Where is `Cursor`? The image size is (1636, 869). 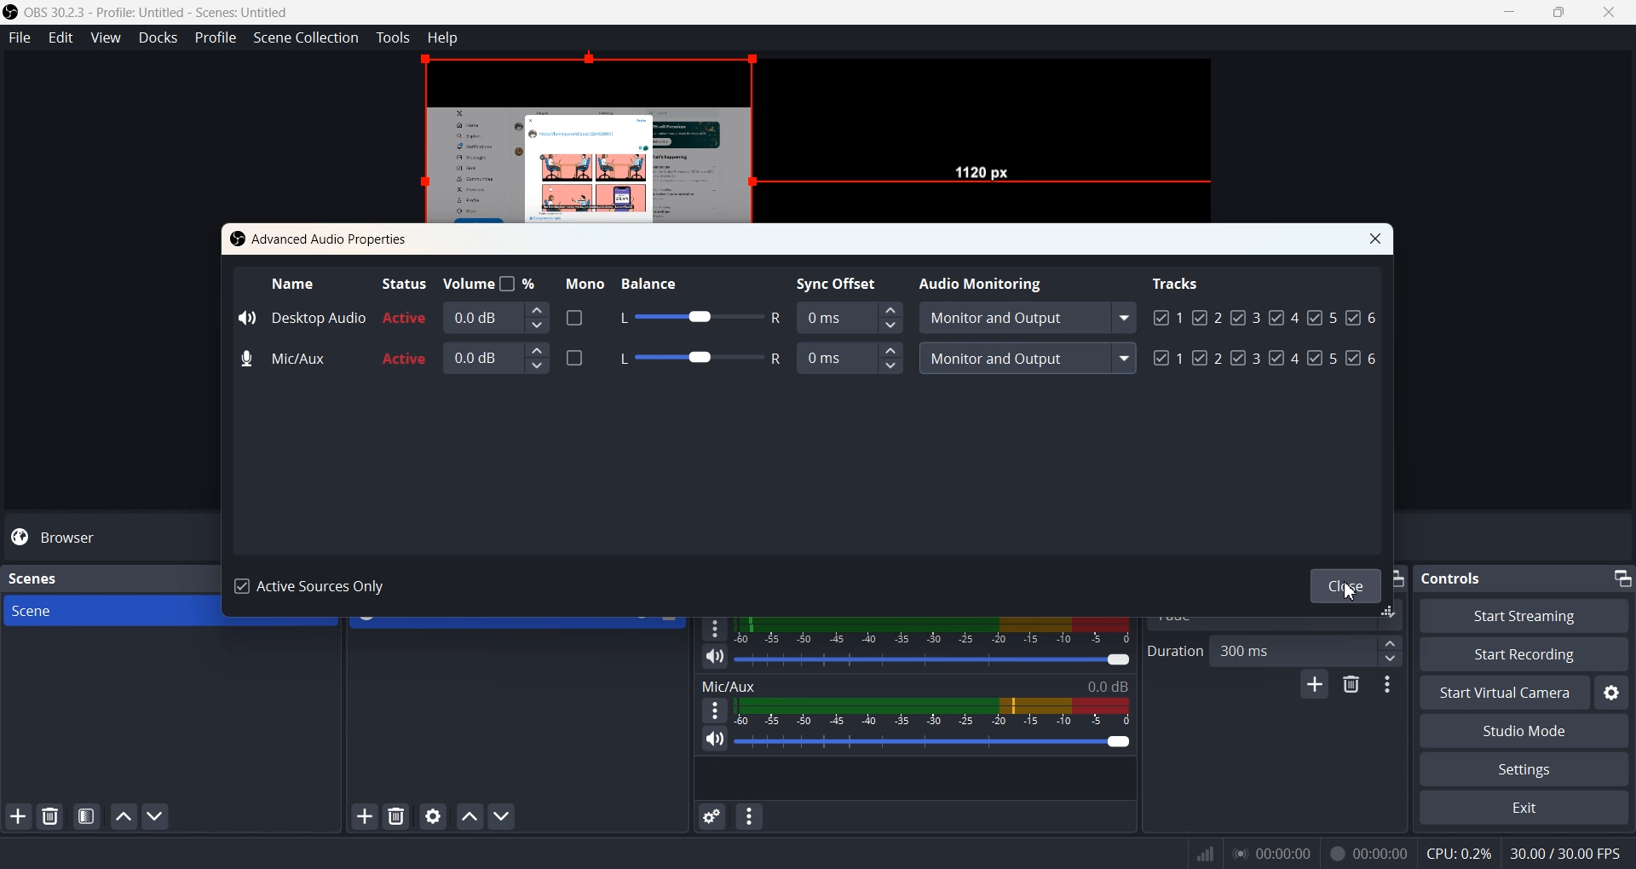
Cursor is located at coordinates (1349, 590).